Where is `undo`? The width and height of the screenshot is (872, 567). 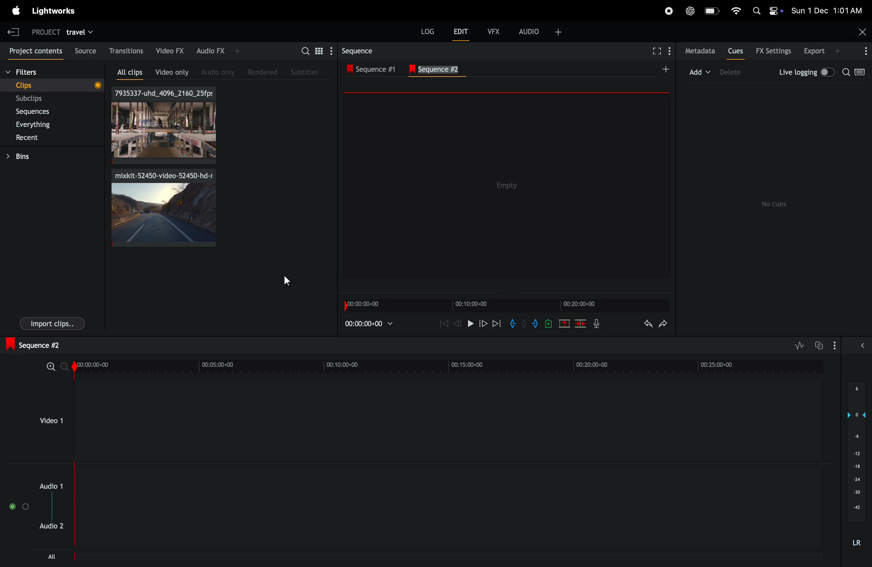 undo is located at coordinates (648, 323).